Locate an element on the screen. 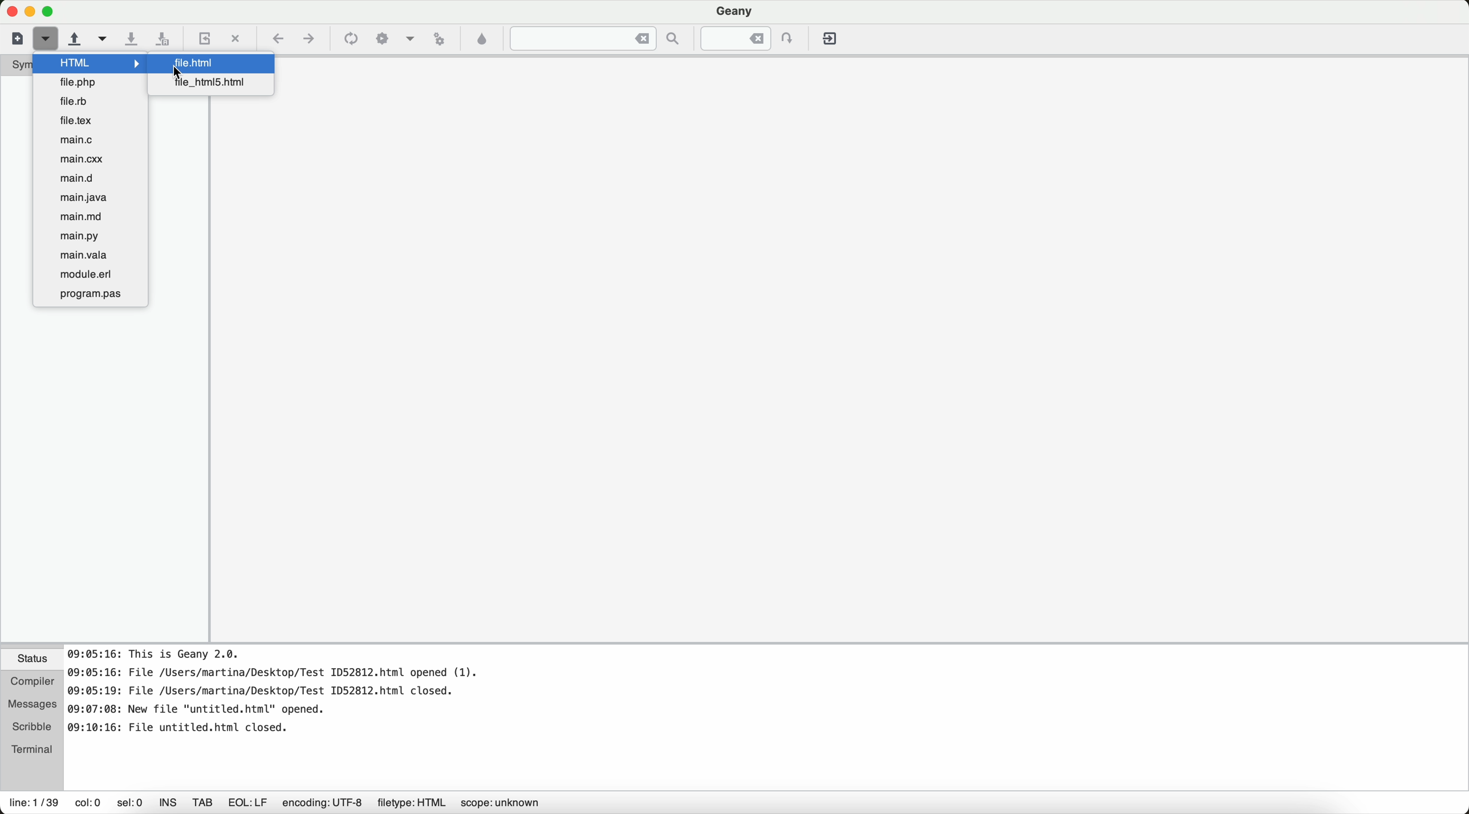  file.php is located at coordinates (90, 83).